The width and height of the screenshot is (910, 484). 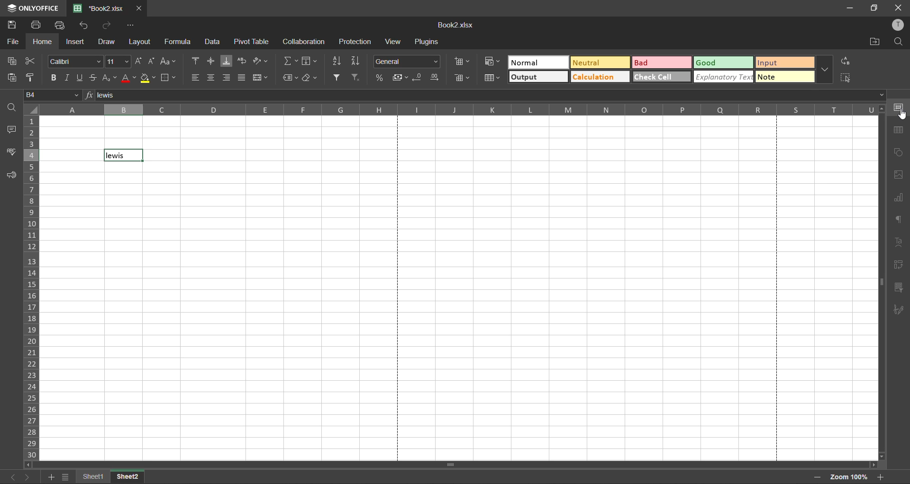 I want to click on find, so click(x=898, y=44).